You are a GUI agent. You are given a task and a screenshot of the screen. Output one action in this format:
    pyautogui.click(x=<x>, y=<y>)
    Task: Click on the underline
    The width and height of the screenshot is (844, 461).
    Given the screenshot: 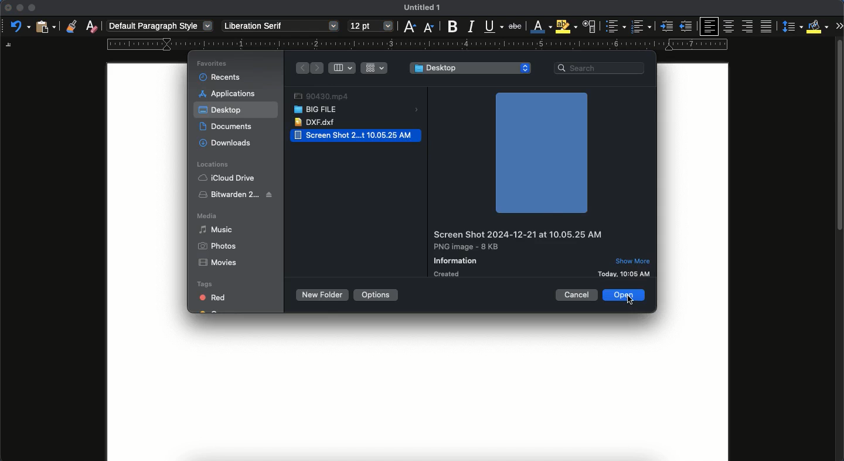 What is the action you would take?
    pyautogui.click(x=493, y=26)
    